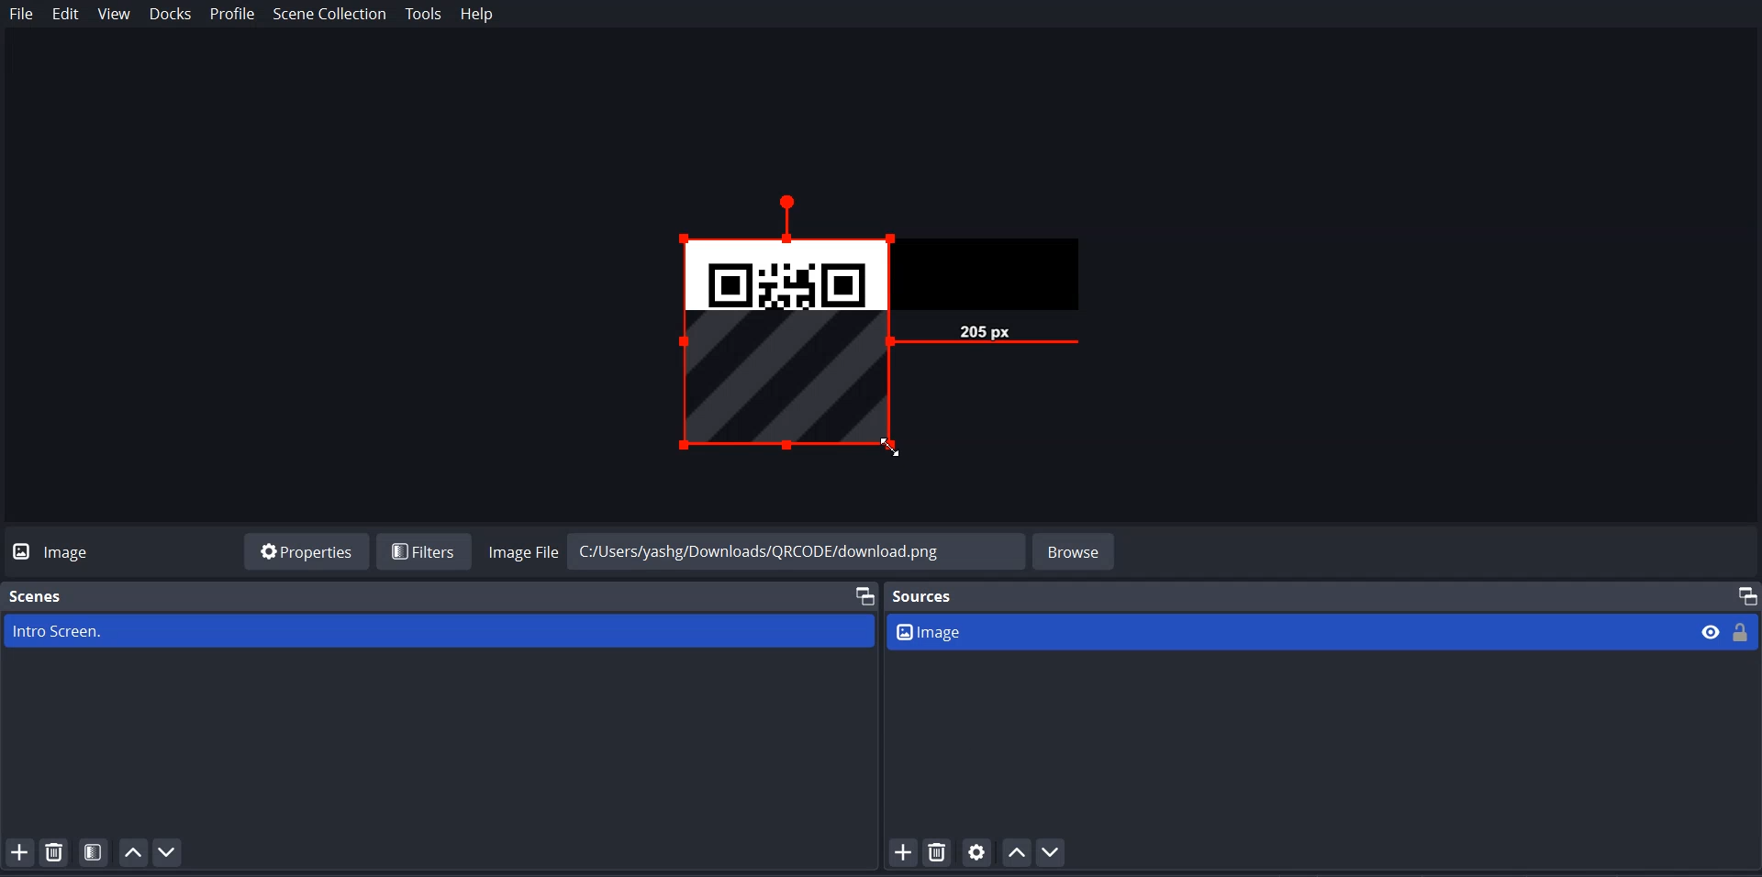  Describe the element at coordinates (929, 595) in the screenshot. I see `Source` at that location.